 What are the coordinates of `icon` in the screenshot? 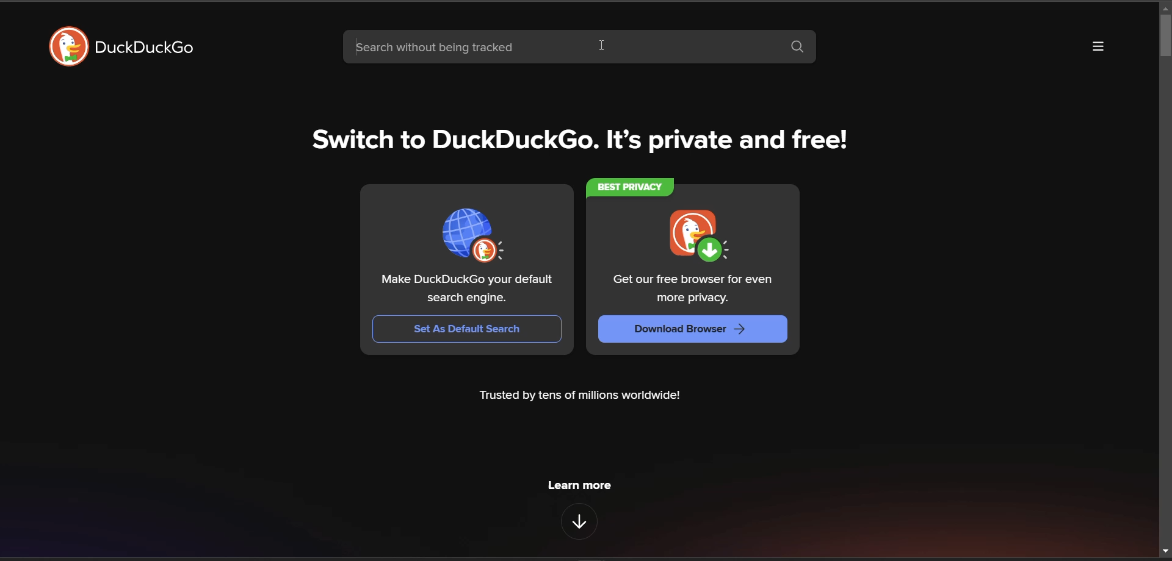 It's located at (695, 235).